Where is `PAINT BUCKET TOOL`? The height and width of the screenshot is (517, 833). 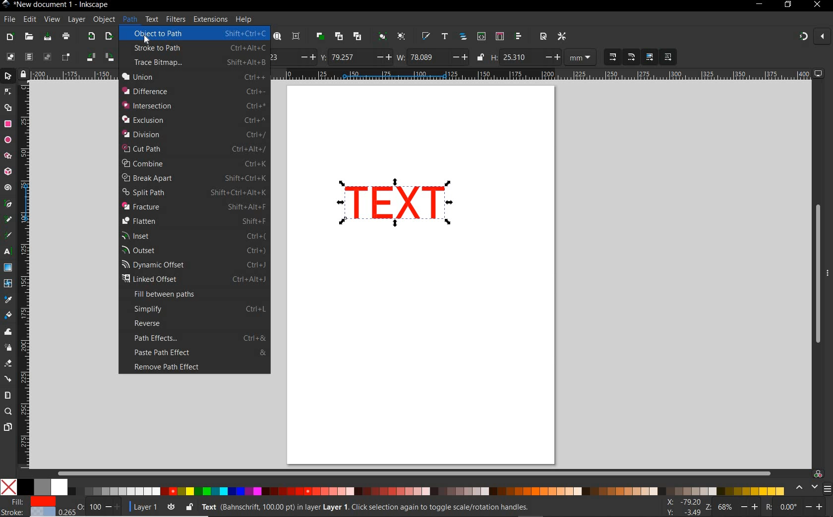 PAINT BUCKET TOOL is located at coordinates (8, 316).